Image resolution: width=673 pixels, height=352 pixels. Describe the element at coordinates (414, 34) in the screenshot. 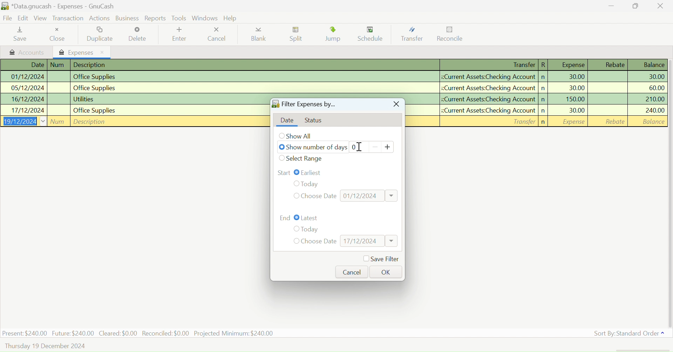

I see `Transfer` at that location.